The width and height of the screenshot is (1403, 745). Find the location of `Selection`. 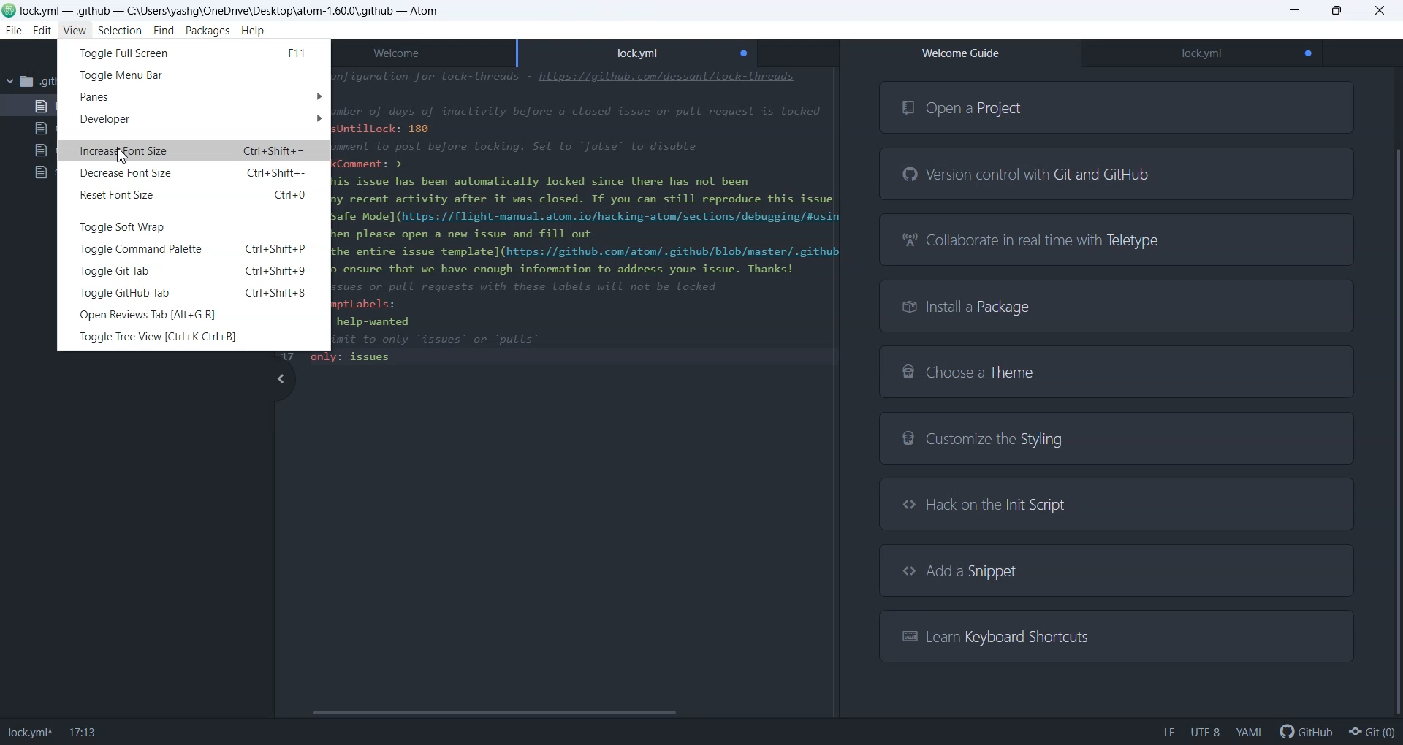

Selection is located at coordinates (119, 31).